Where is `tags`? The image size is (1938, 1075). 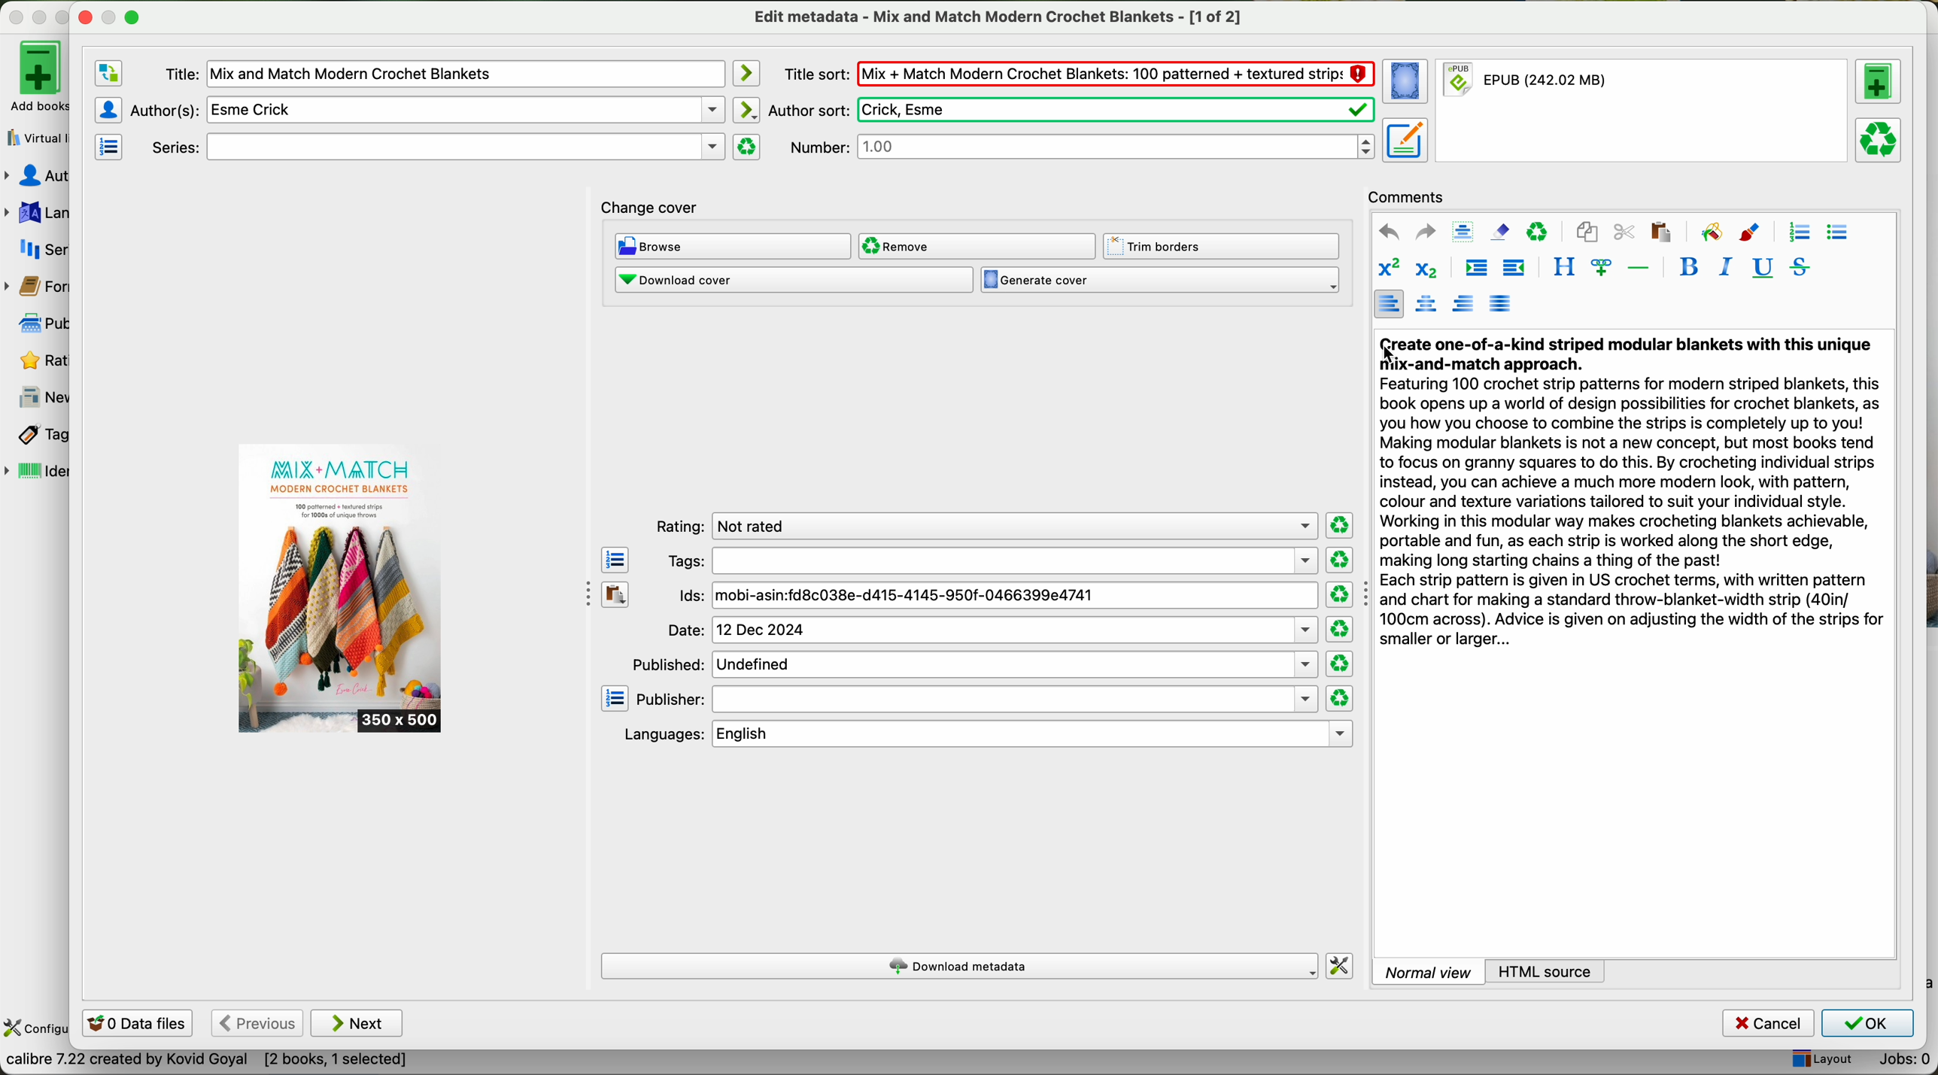
tags is located at coordinates (991, 560).